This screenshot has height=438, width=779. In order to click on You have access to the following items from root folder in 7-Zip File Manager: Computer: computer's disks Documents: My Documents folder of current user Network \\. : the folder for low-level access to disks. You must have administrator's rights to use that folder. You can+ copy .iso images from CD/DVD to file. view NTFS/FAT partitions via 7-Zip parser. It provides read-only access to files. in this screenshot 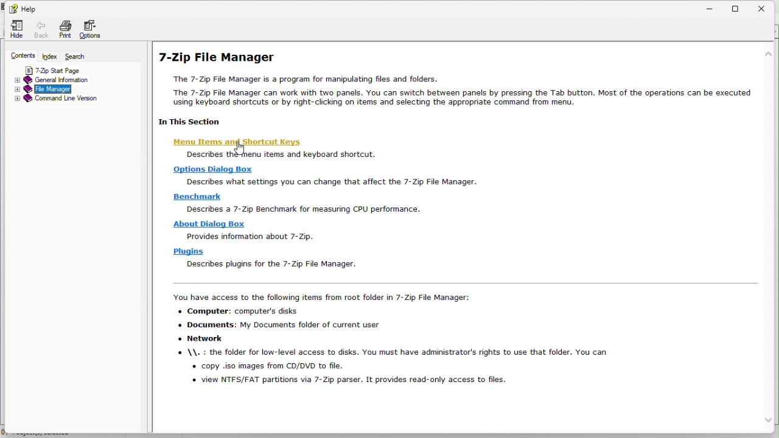, I will do `click(408, 346)`.